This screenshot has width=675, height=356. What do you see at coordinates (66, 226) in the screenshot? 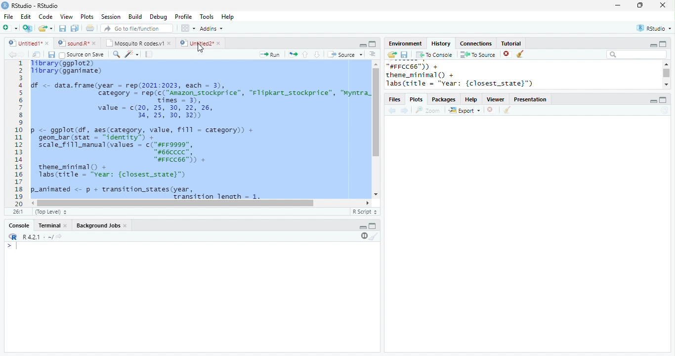
I see `close` at bounding box center [66, 226].